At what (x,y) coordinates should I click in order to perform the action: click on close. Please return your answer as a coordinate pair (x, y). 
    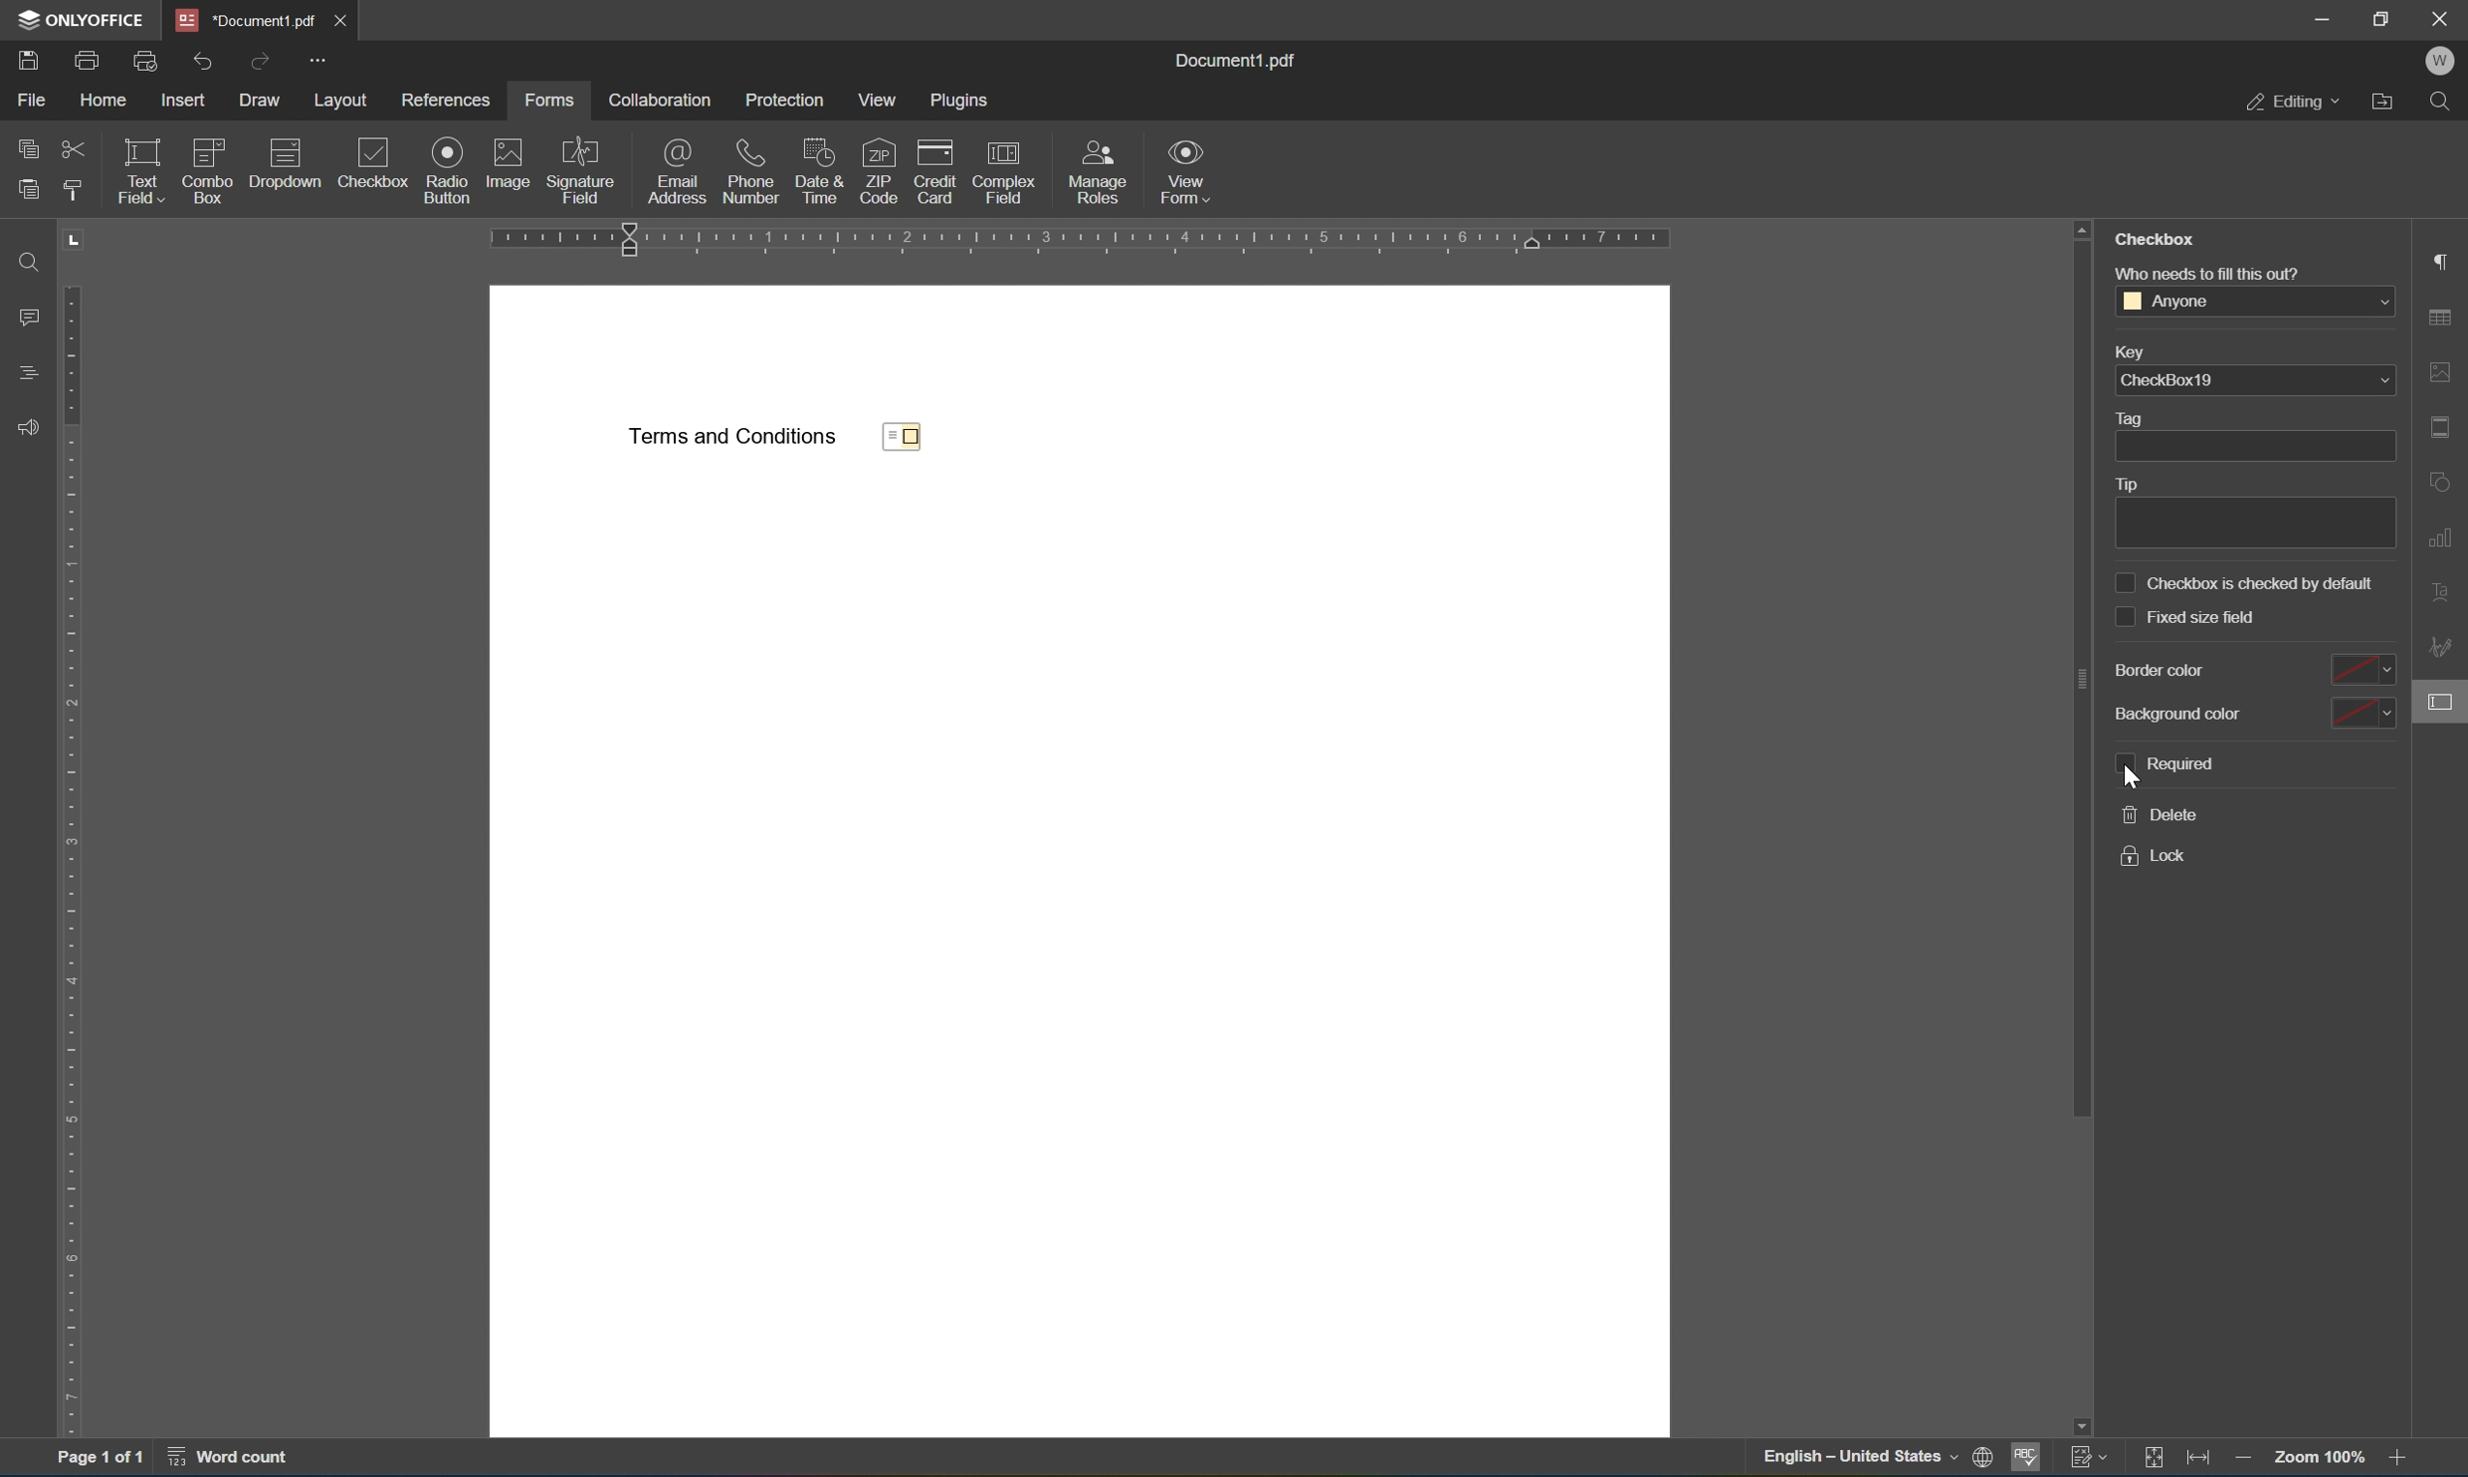
    Looking at the image, I should click on (342, 19).